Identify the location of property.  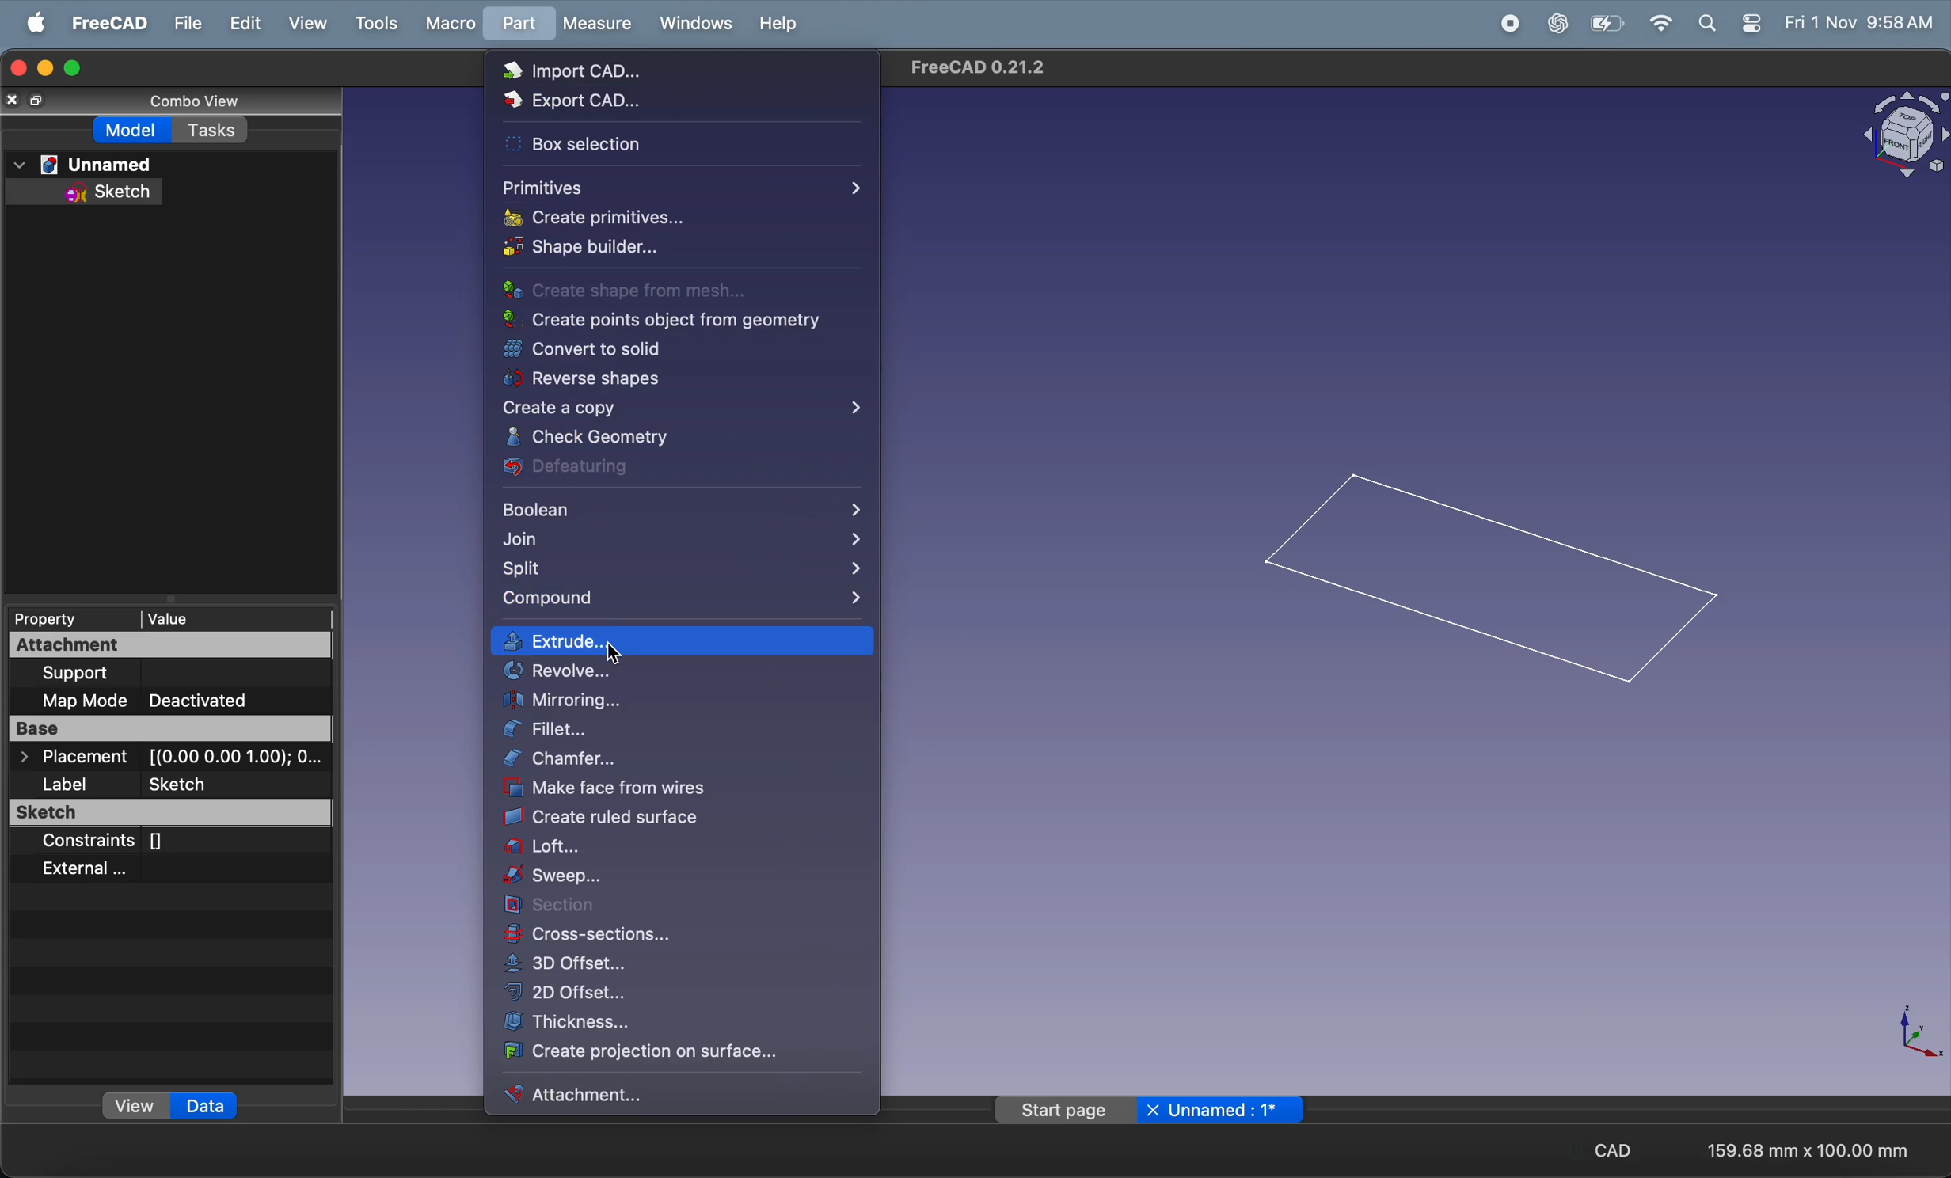
(64, 619).